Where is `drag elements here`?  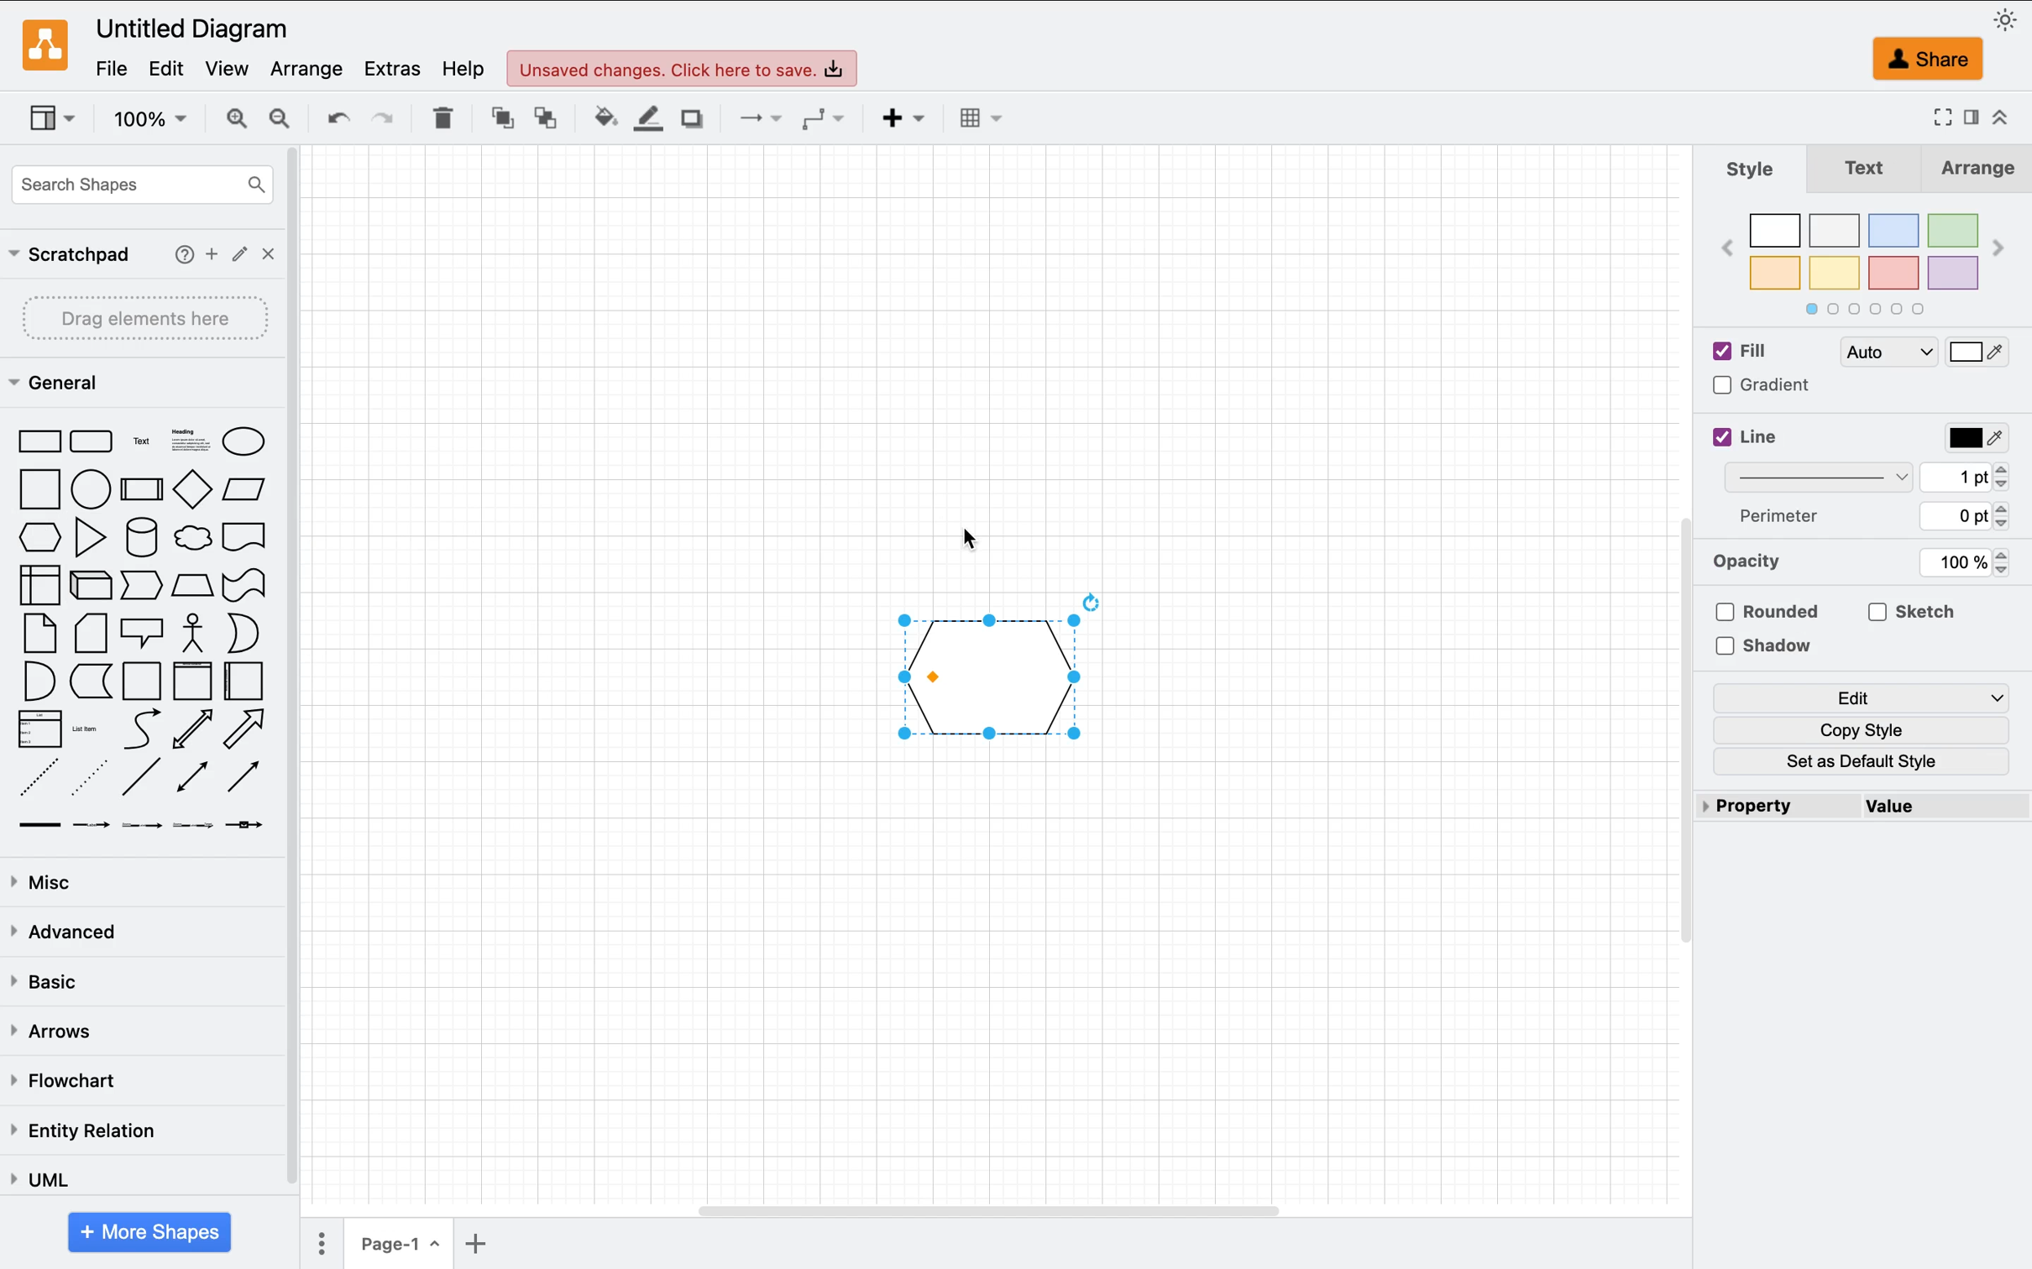 drag elements here is located at coordinates (148, 319).